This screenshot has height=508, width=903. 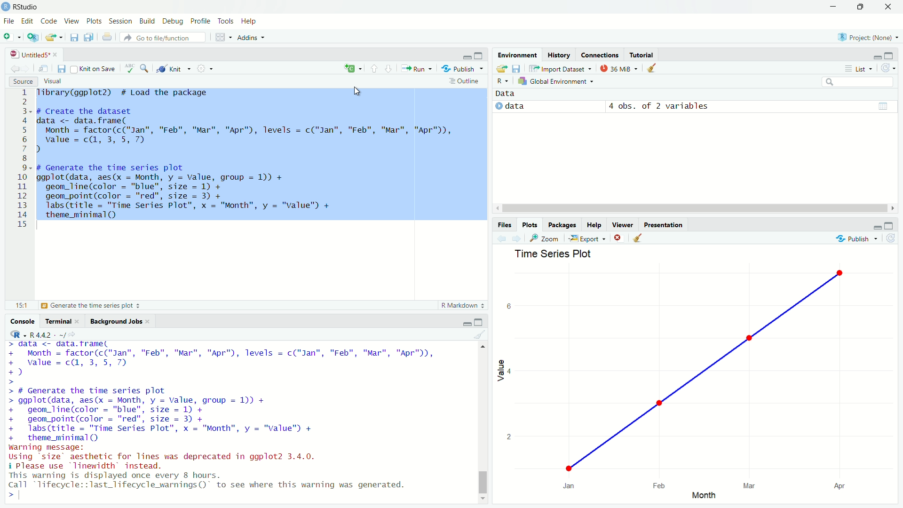 What do you see at coordinates (558, 82) in the screenshot?
I see `global environment` at bounding box center [558, 82].